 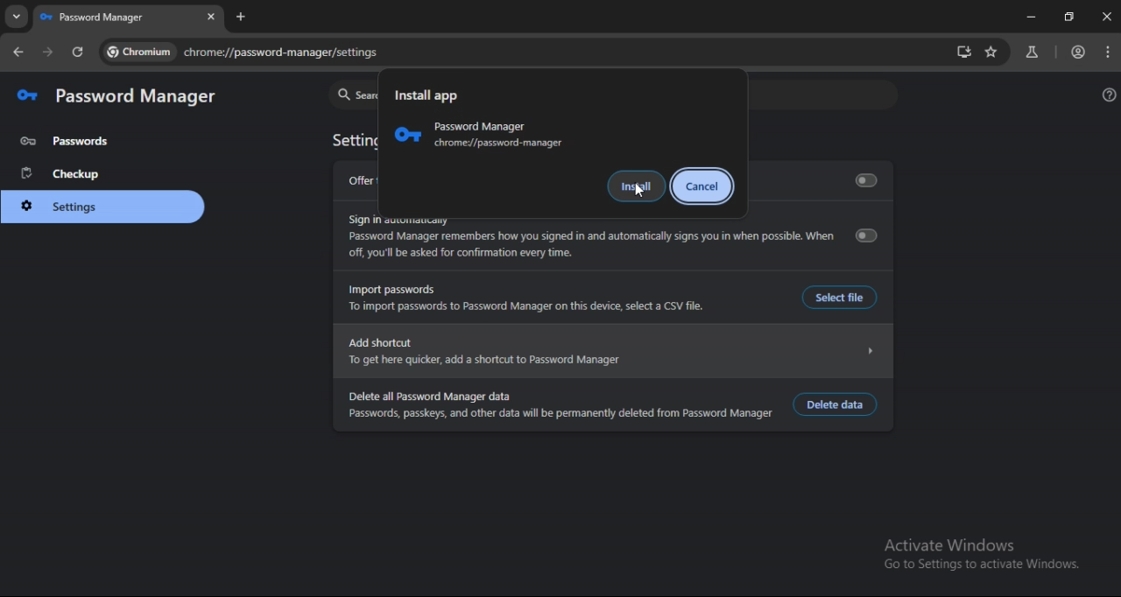 I want to click on delete data, so click(x=835, y=404).